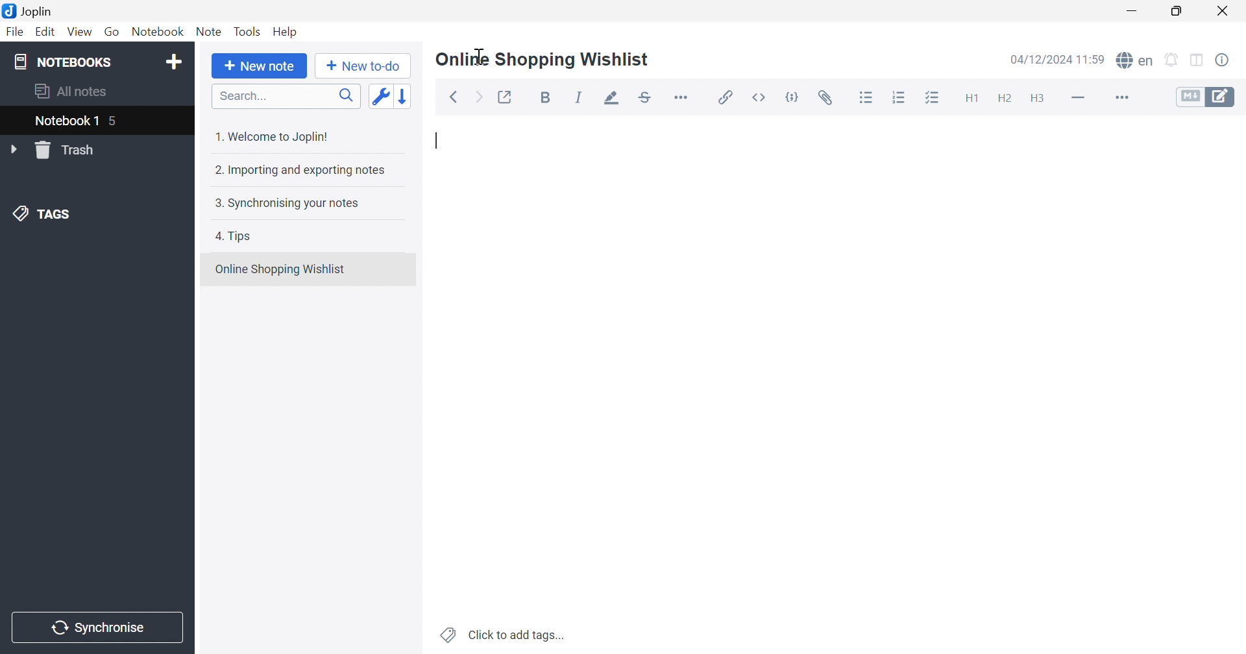 Image resolution: width=1246 pixels, height=654 pixels. What do you see at coordinates (73, 93) in the screenshot?
I see `All notes` at bounding box center [73, 93].